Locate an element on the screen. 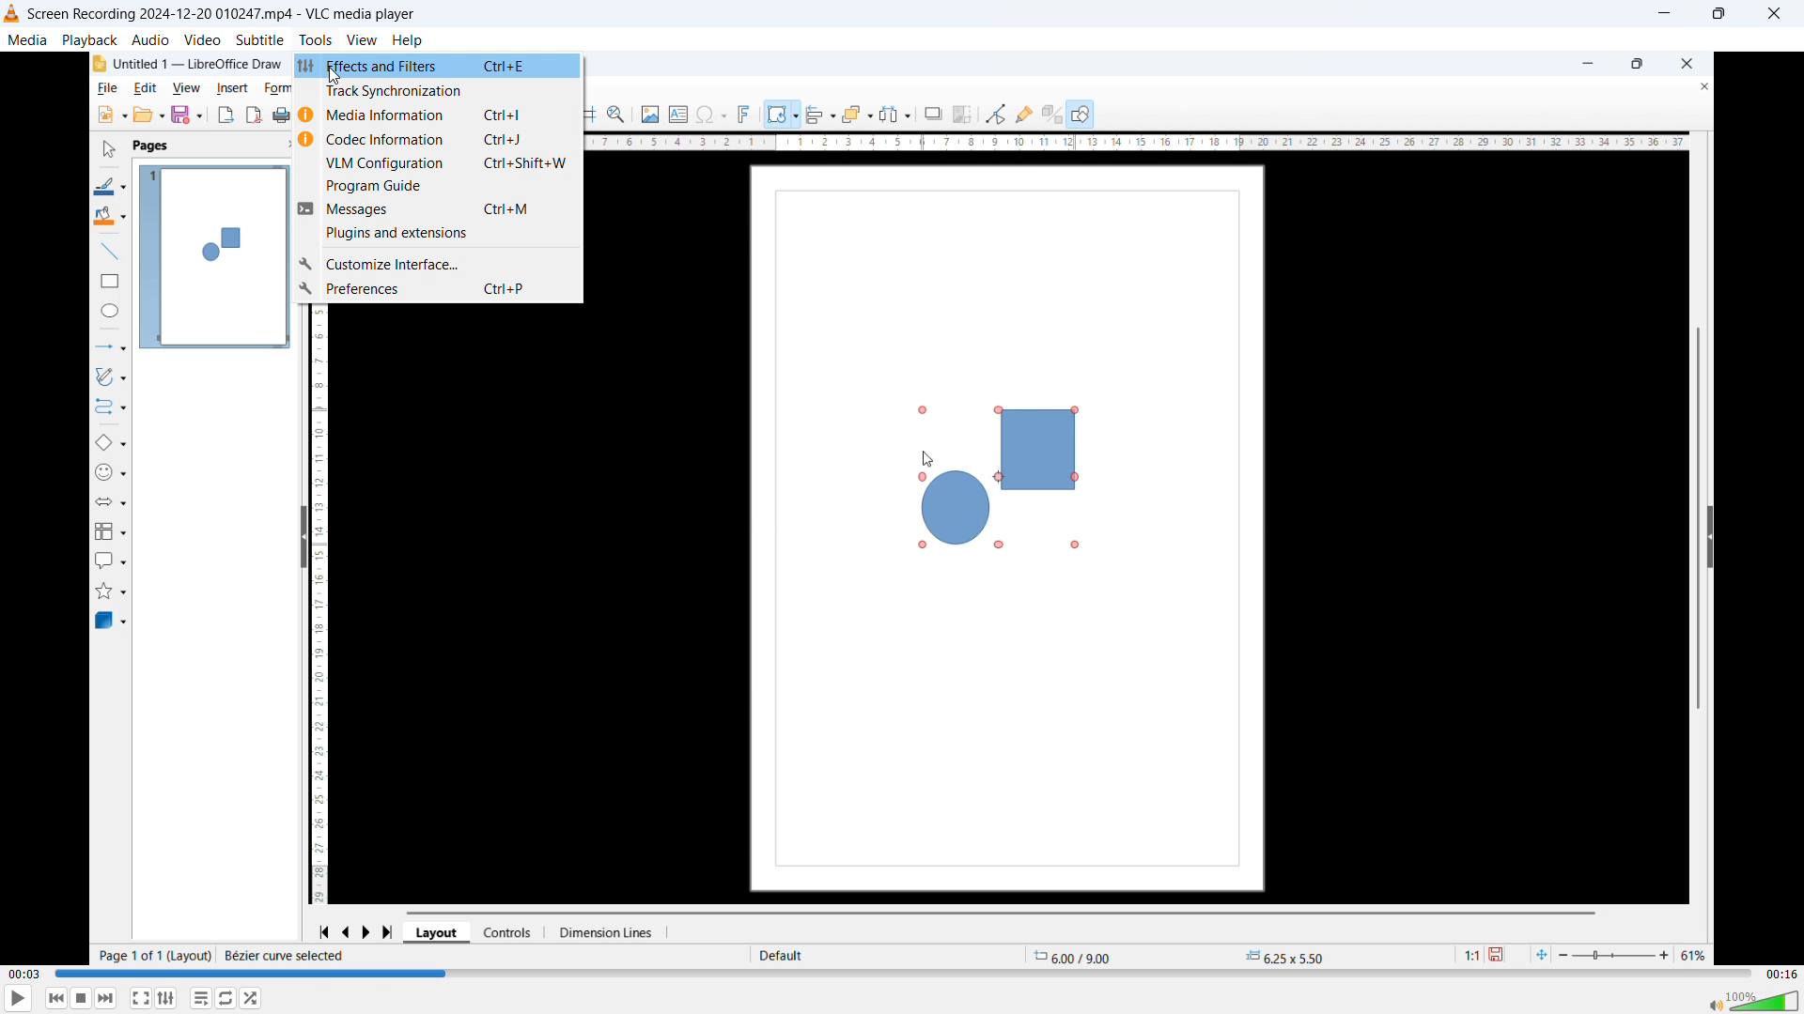 This screenshot has height=1014, width=1804. Code information  is located at coordinates (438, 139).